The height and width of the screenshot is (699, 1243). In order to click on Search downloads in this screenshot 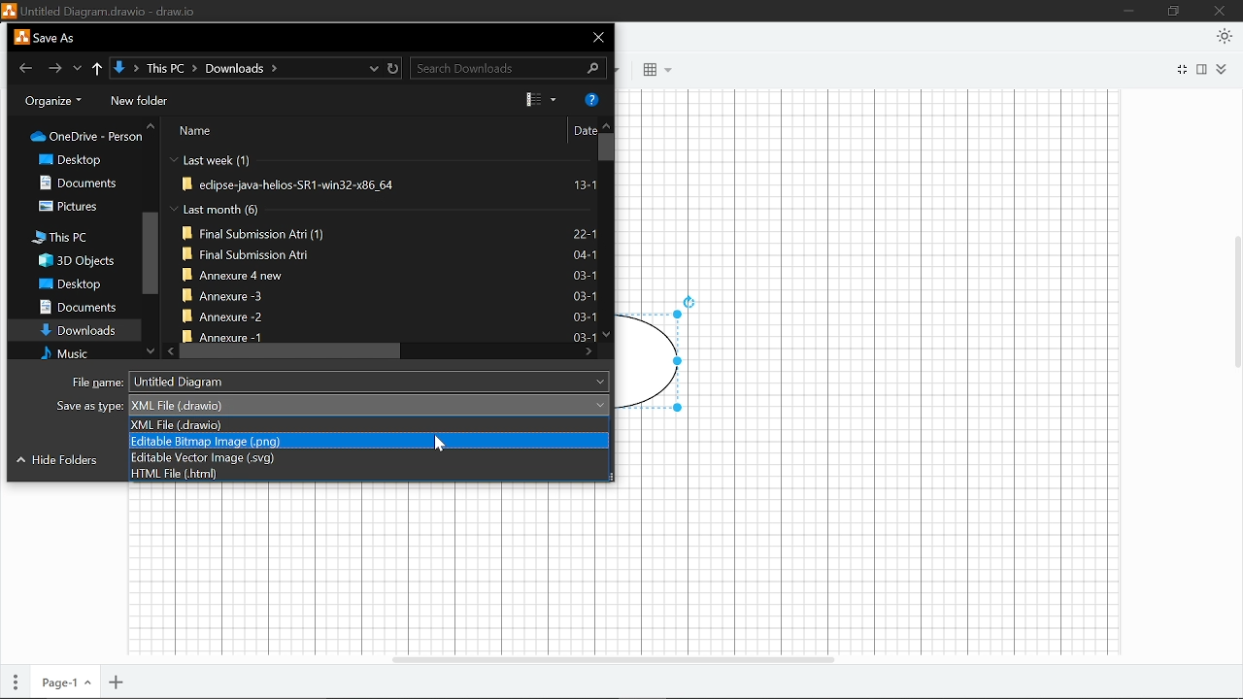, I will do `click(511, 68)`.